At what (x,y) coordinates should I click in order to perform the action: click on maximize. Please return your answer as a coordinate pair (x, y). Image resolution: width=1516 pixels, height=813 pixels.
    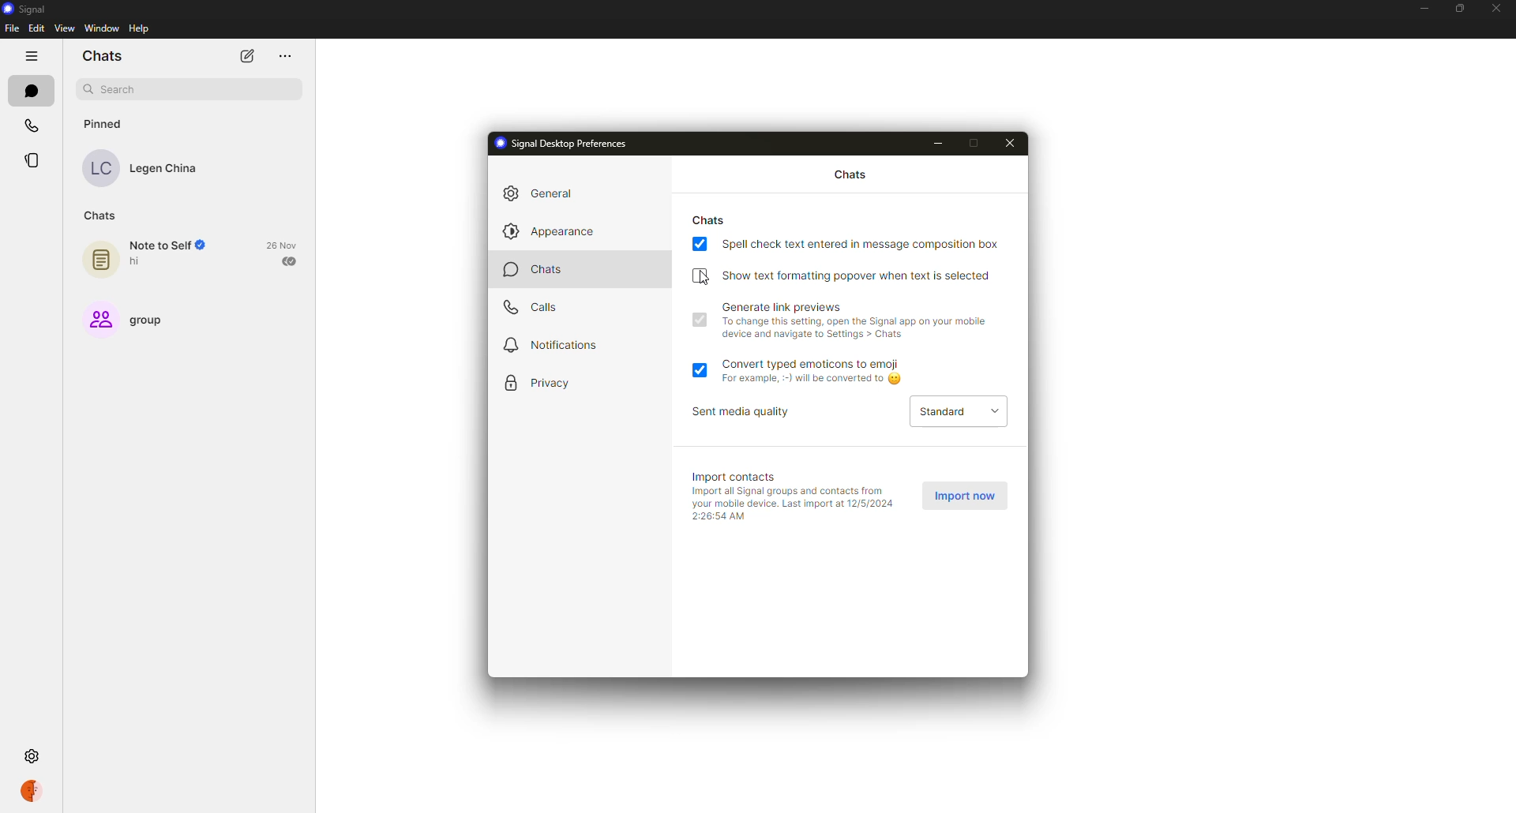
    Looking at the image, I should click on (977, 144).